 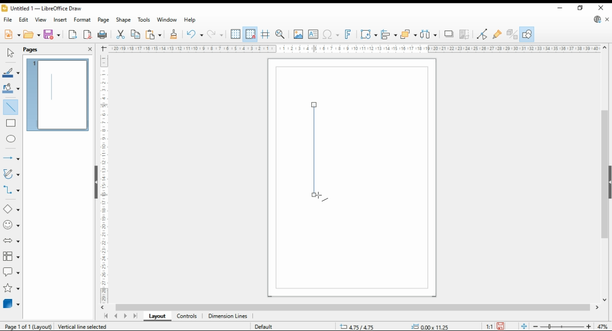 What do you see at coordinates (11, 73) in the screenshot?
I see `line color` at bounding box center [11, 73].